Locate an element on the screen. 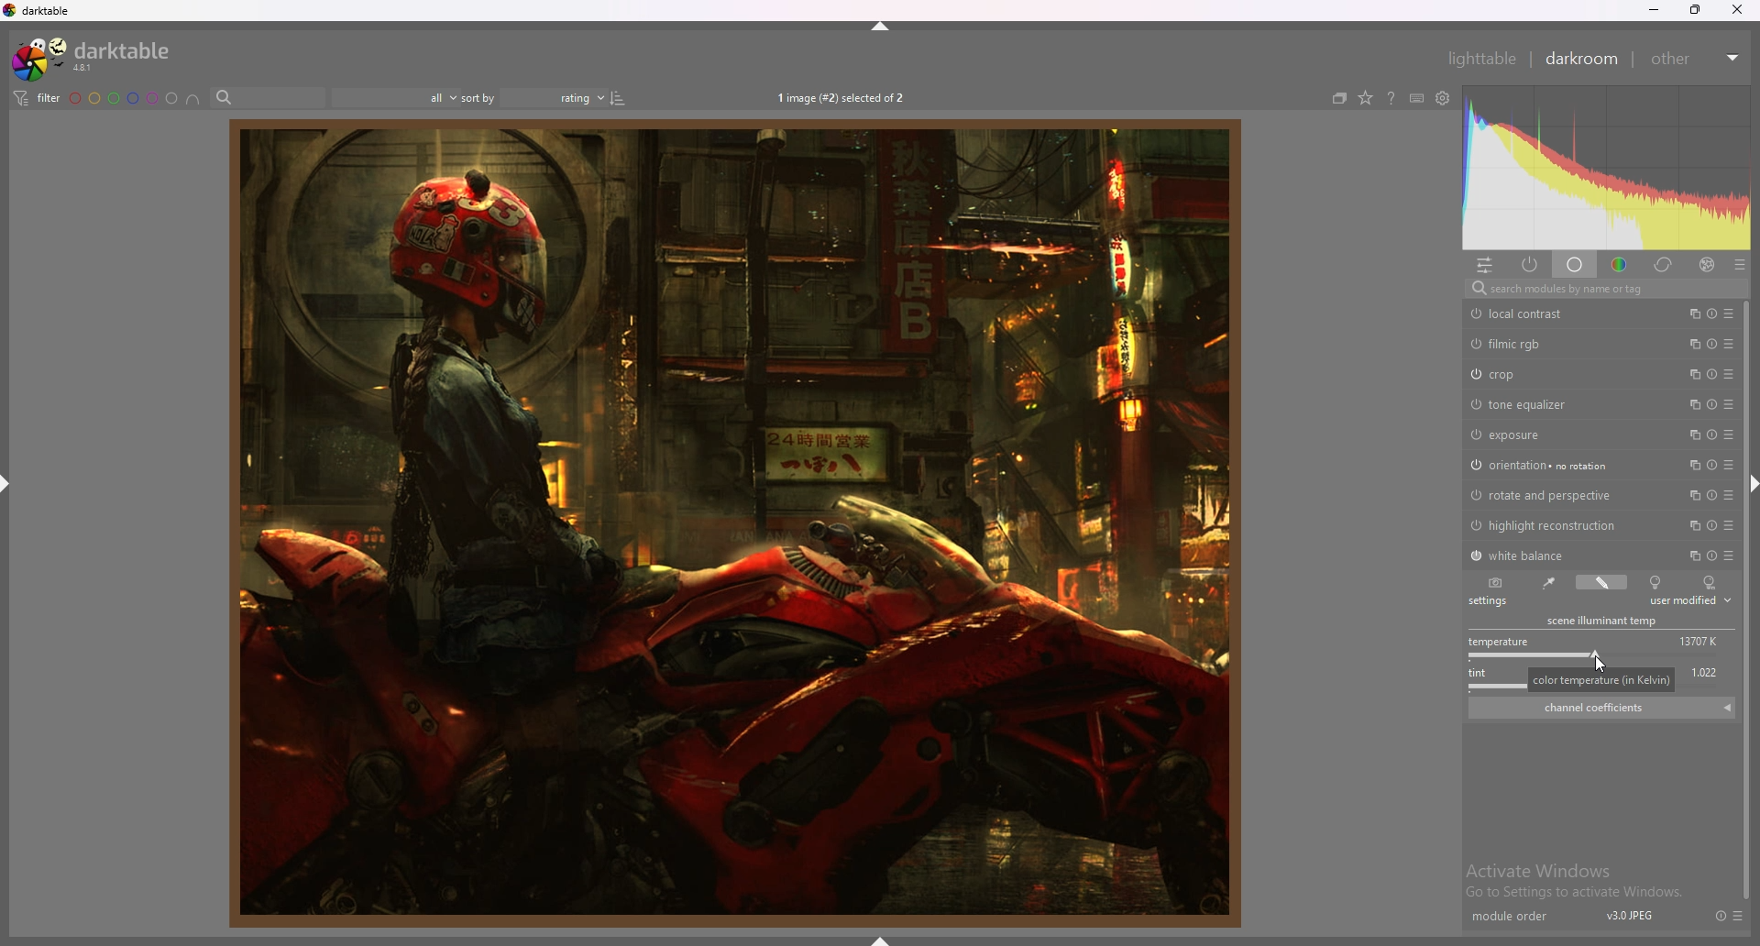 The image size is (1760, 946). presets is located at coordinates (1729, 555).